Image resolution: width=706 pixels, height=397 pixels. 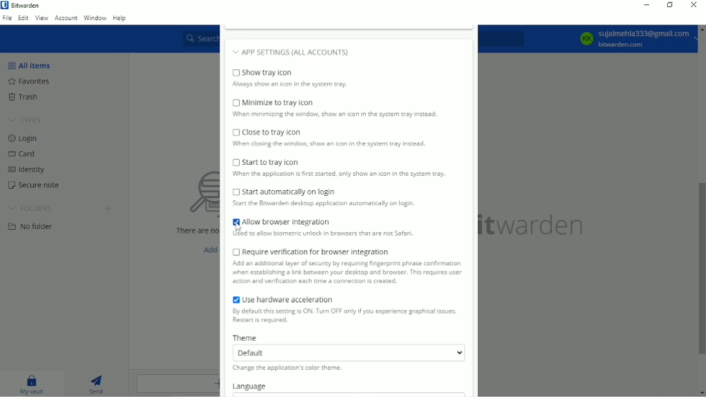 What do you see at coordinates (289, 369) in the screenshot?
I see `Change the application's color theme.` at bounding box center [289, 369].